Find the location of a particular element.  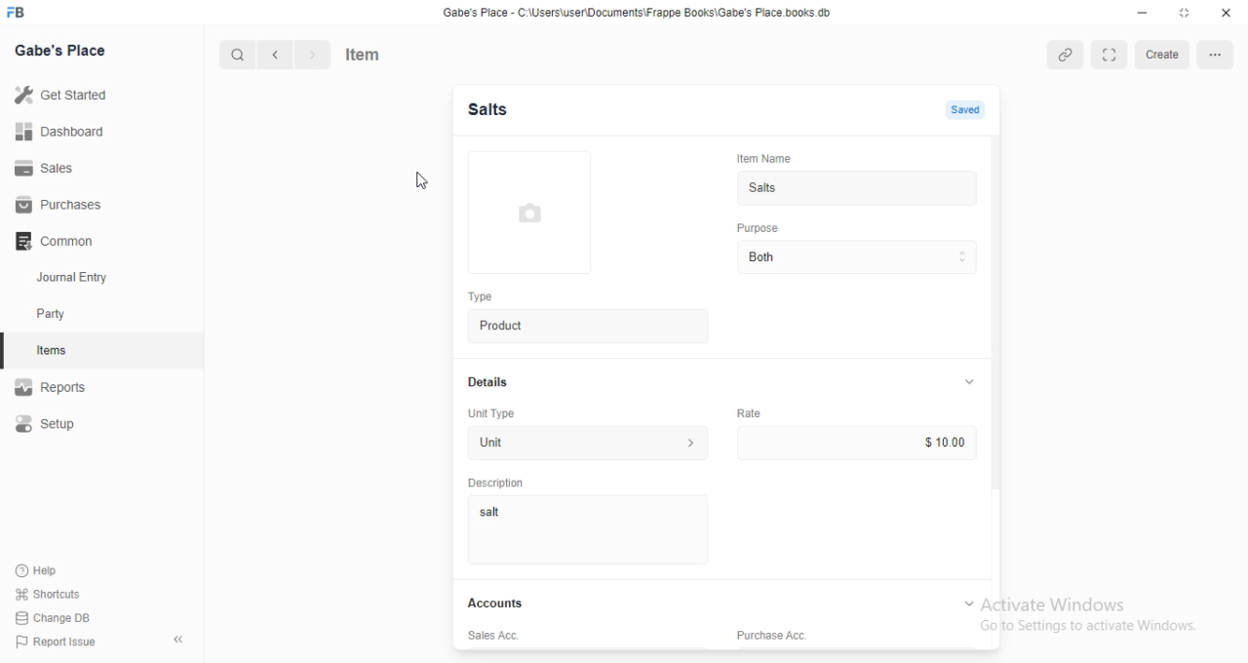

items is located at coordinates (53, 352).